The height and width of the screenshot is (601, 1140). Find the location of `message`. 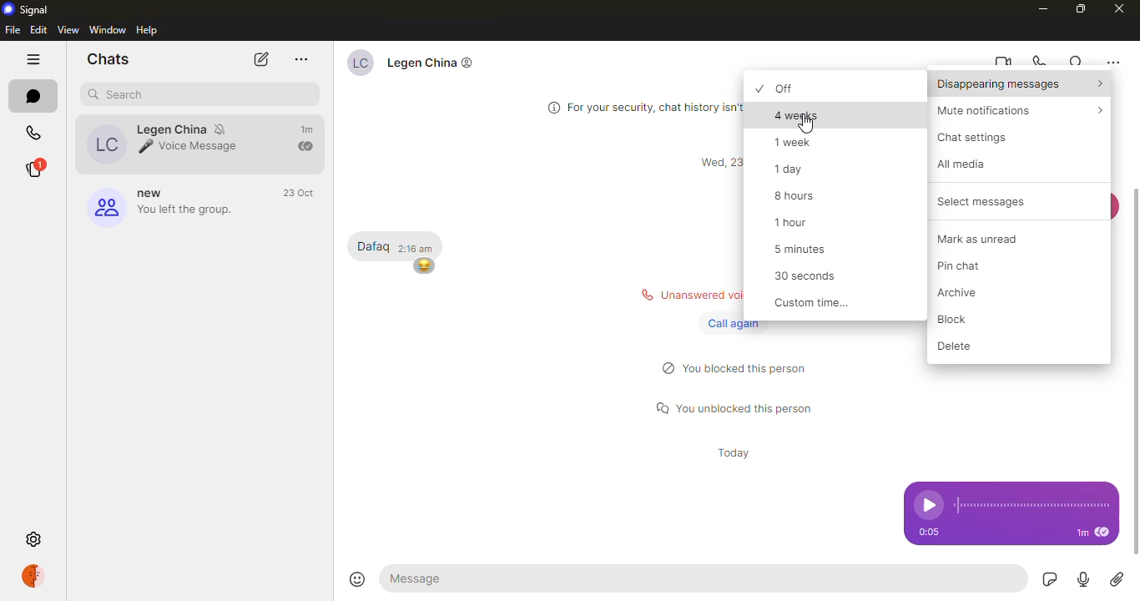

message is located at coordinates (373, 247).